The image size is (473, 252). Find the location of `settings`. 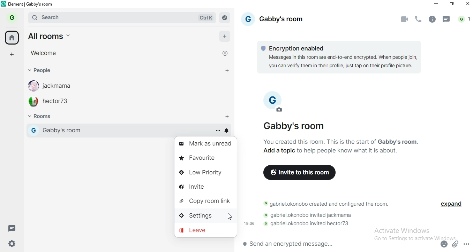

settings is located at coordinates (206, 217).